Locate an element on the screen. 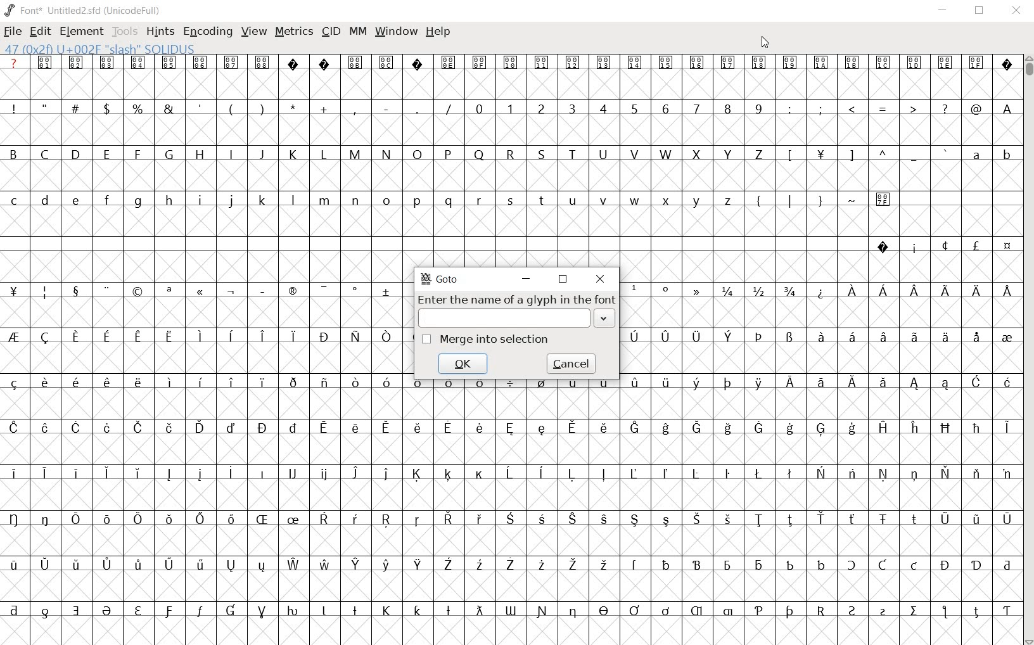  FILE is located at coordinates (14, 32).